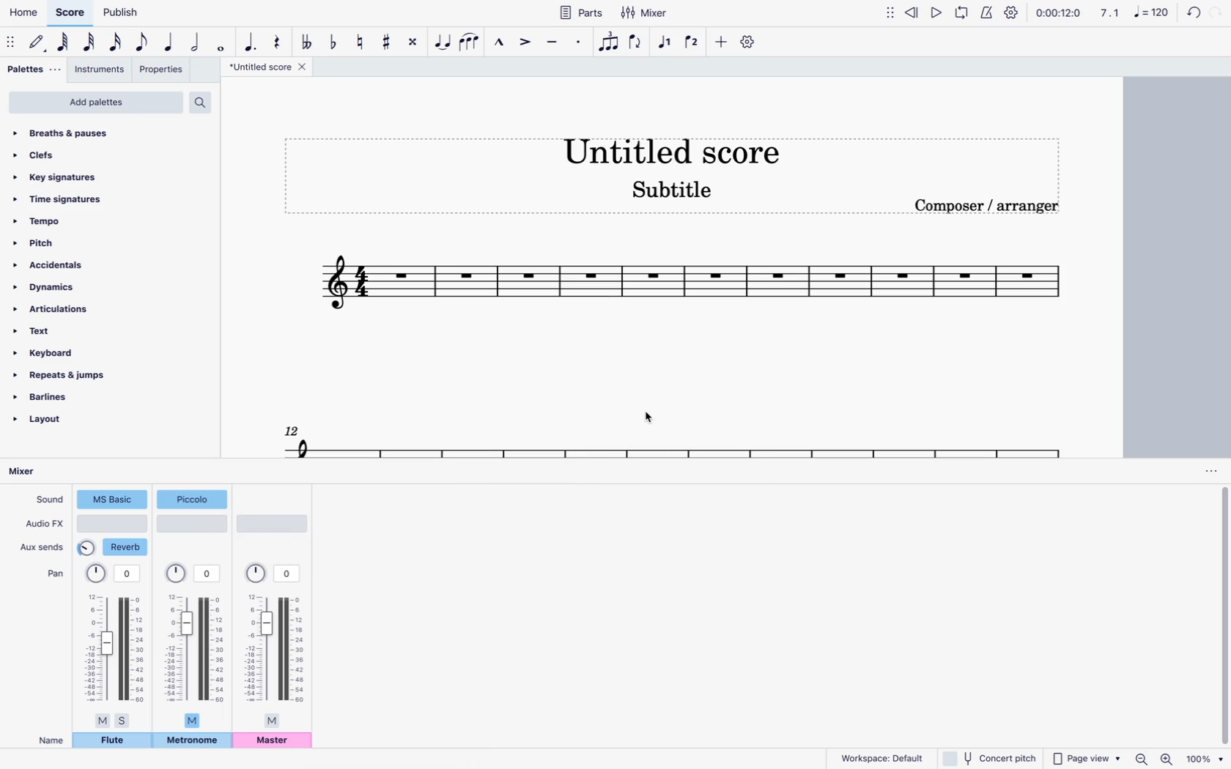 The image size is (1231, 769). What do you see at coordinates (77, 331) in the screenshot?
I see `text` at bounding box center [77, 331].